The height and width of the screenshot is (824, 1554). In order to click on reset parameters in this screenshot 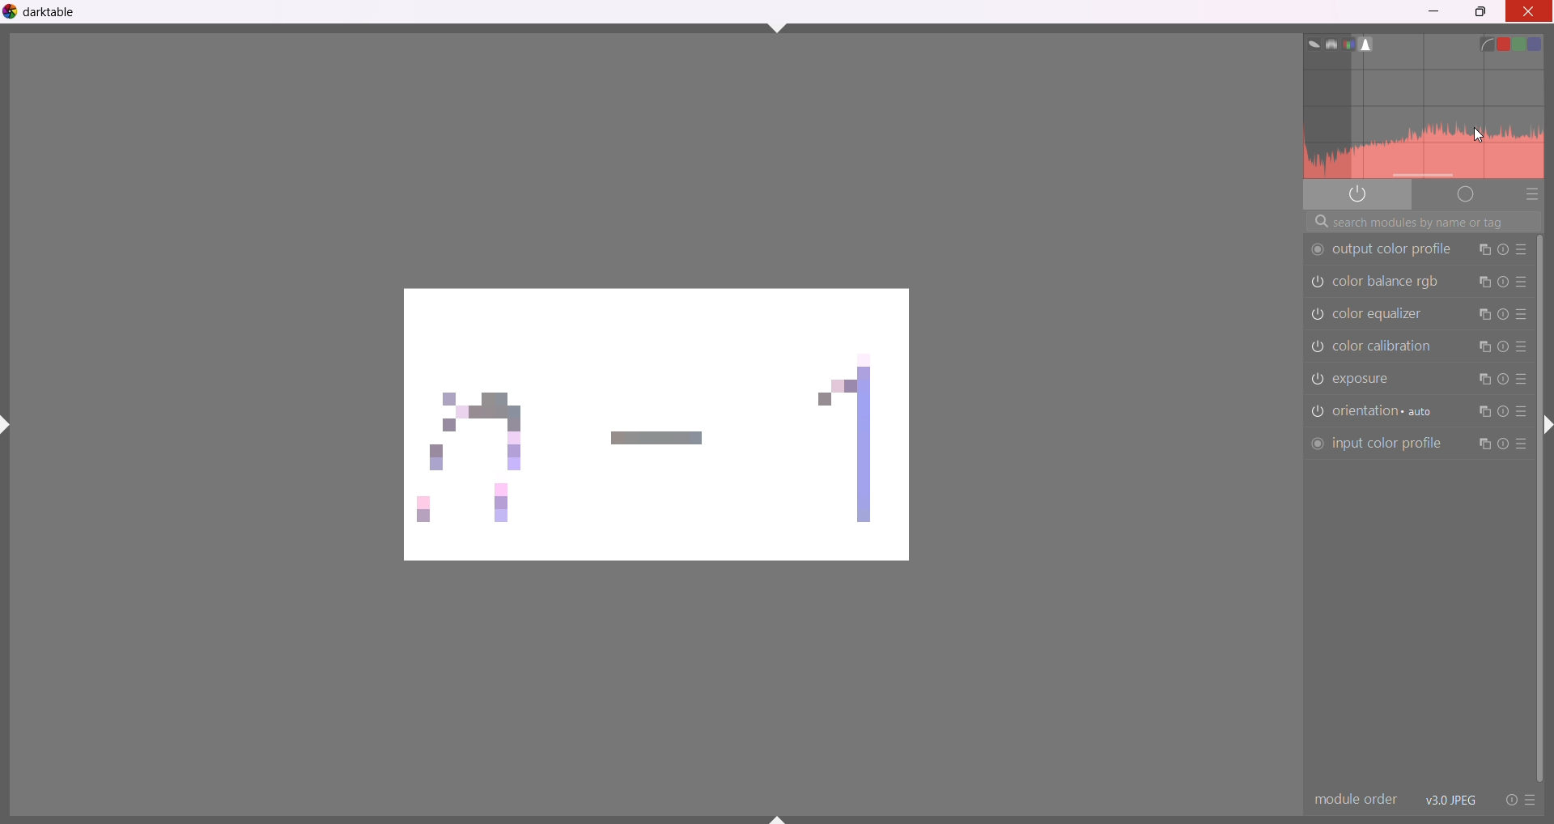, I will do `click(1502, 250)`.